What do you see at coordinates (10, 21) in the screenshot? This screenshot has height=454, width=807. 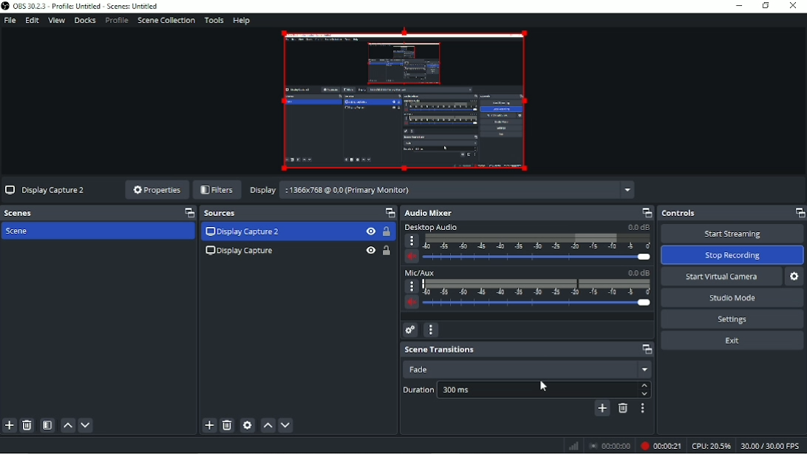 I see `File` at bounding box center [10, 21].